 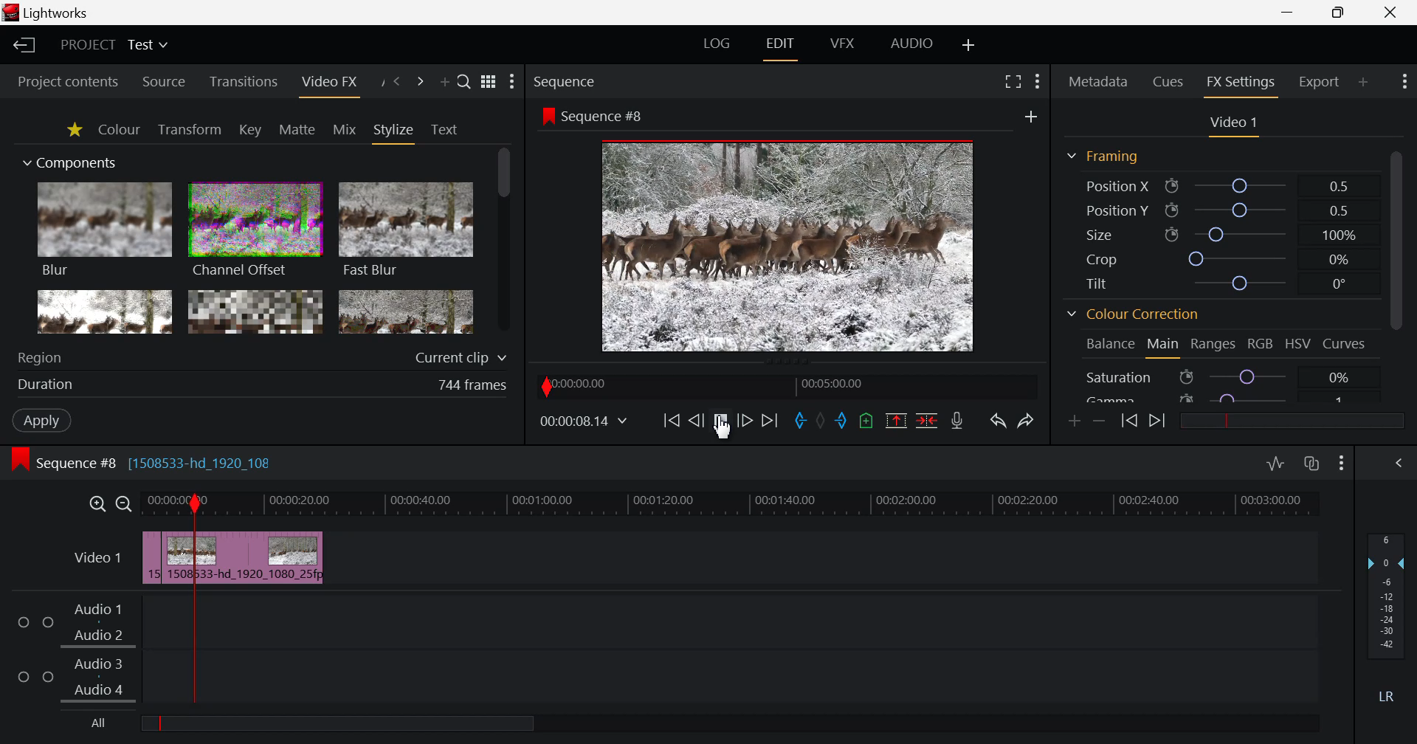 What do you see at coordinates (1289, 13) in the screenshot?
I see `Restore Down` at bounding box center [1289, 13].